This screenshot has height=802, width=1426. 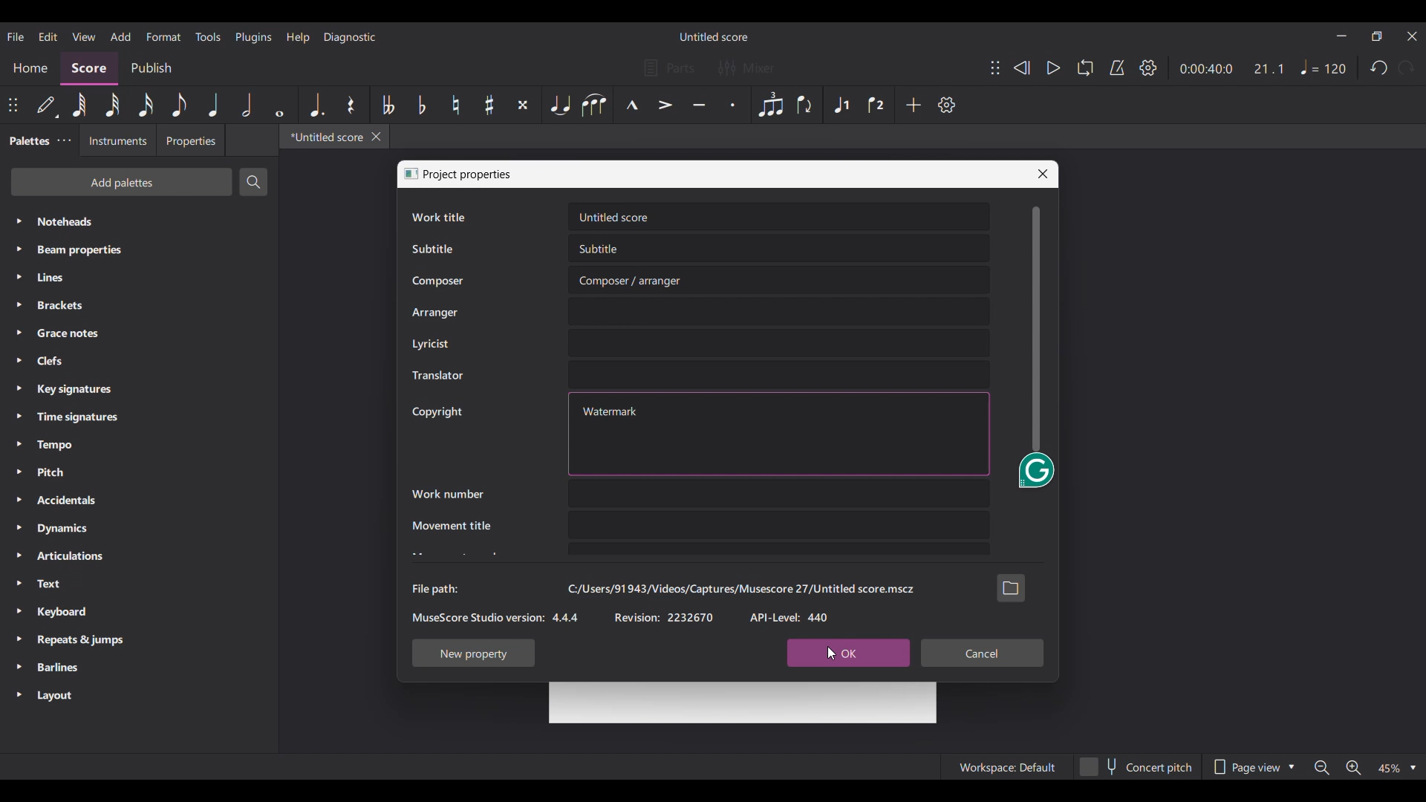 What do you see at coordinates (1342, 36) in the screenshot?
I see `Minimize` at bounding box center [1342, 36].